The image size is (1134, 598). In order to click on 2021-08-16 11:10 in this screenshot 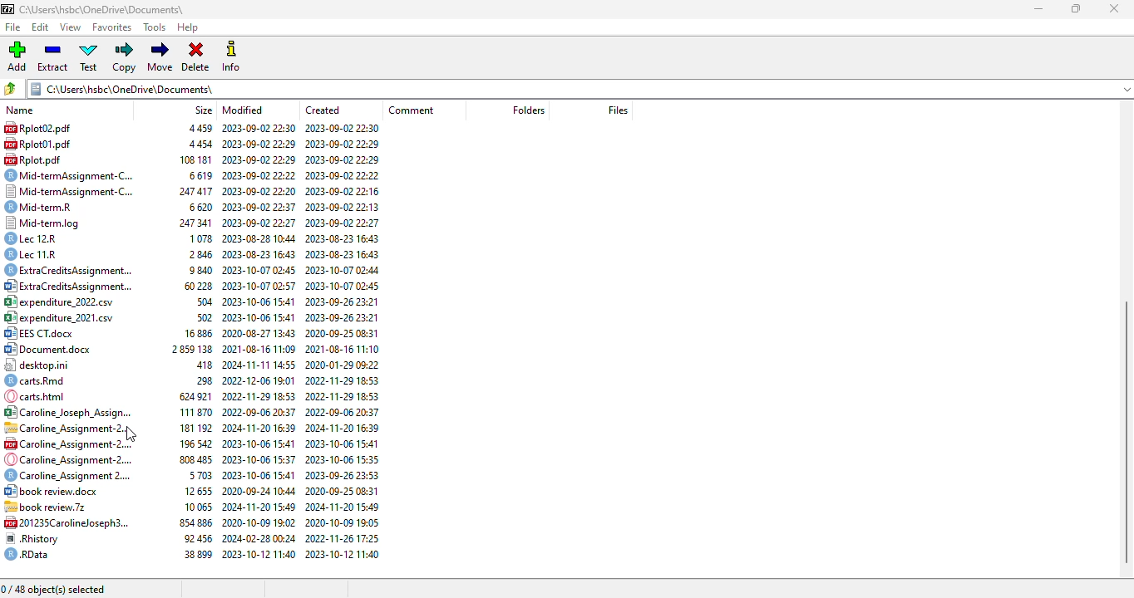, I will do `click(343, 350)`.